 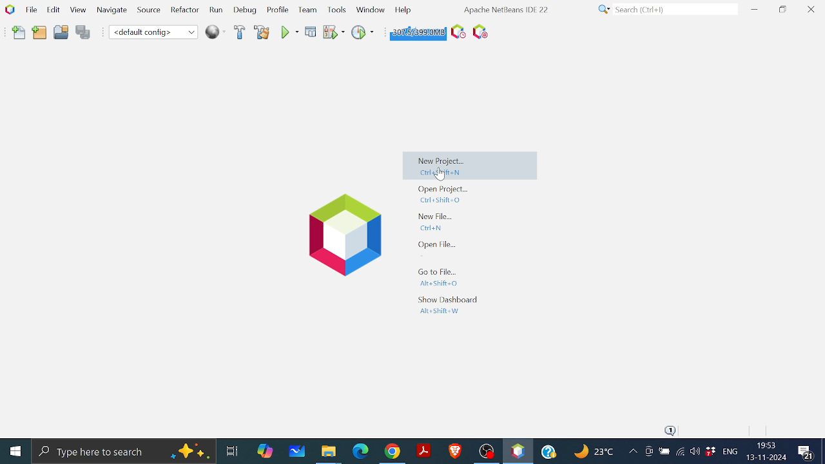 I want to click on notifications, so click(x=672, y=430).